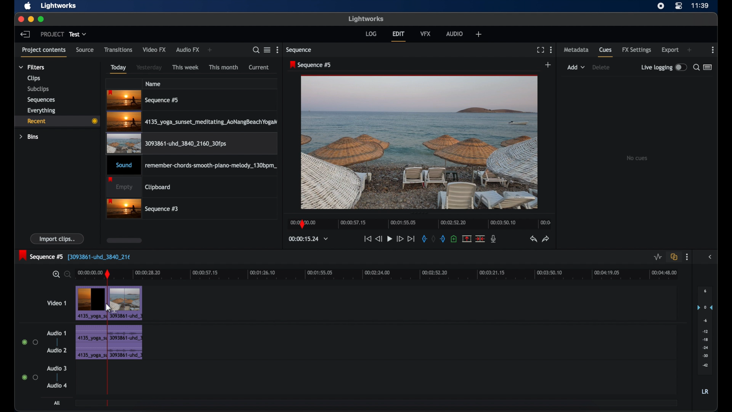 This screenshot has height=412, width=732. I want to click on clips, so click(34, 78).